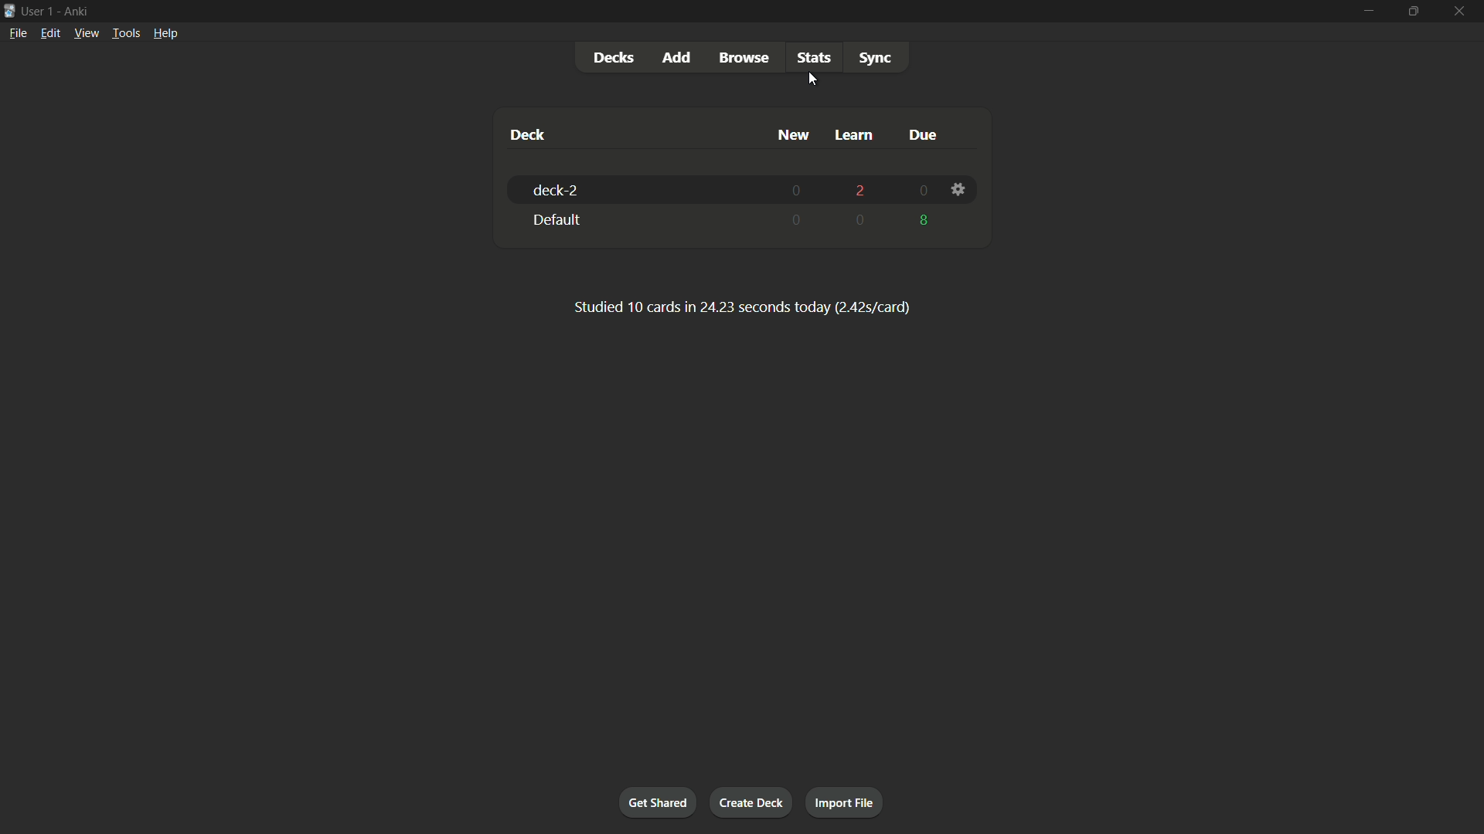  I want to click on Deck-2, so click(557, 189).